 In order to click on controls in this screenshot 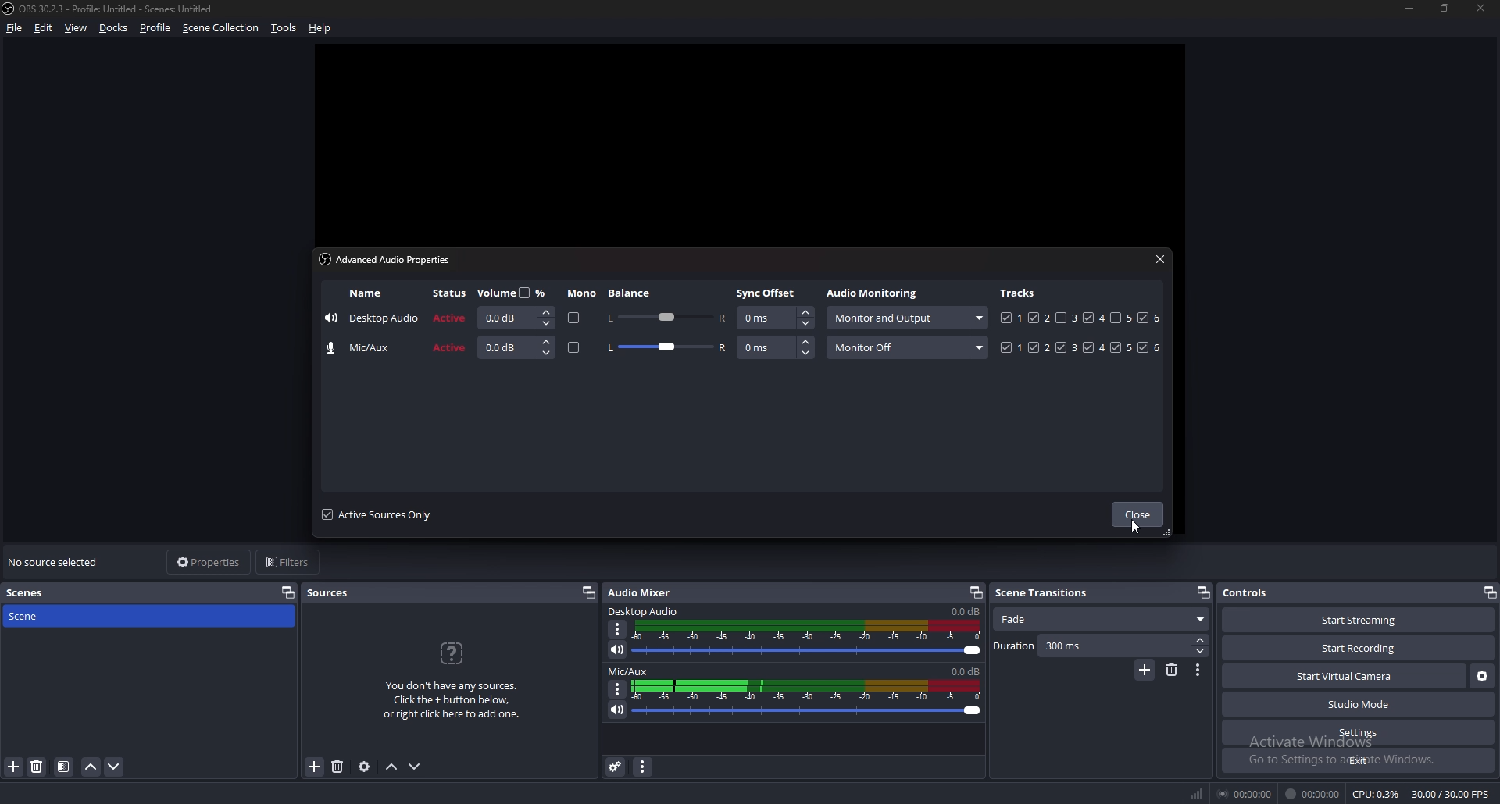, I will do `click(1256, 592)`.